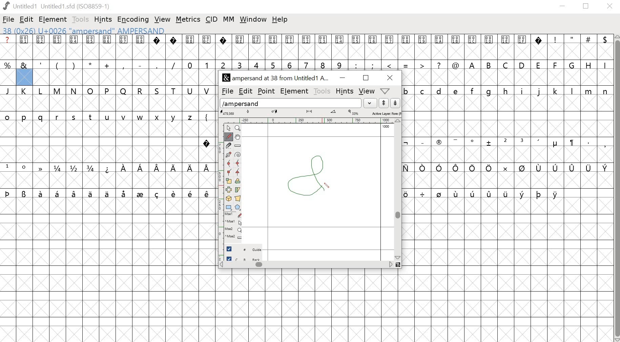  What do you see at coordinates (140, 46) in the screenshot?
I see `0008` at bounding box center [140, 46].